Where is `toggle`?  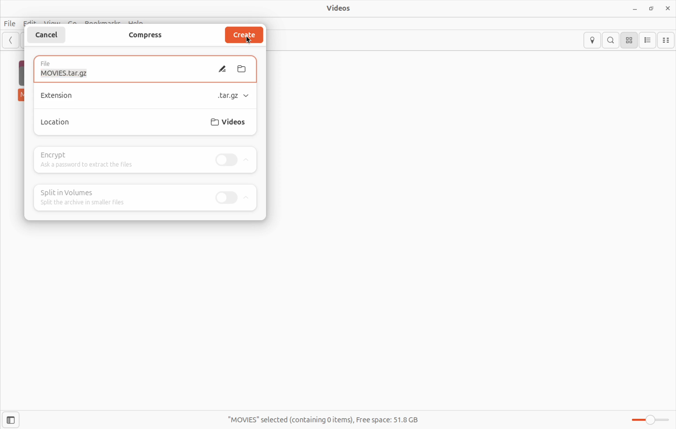
toggle is located at coordinates (230, 196).